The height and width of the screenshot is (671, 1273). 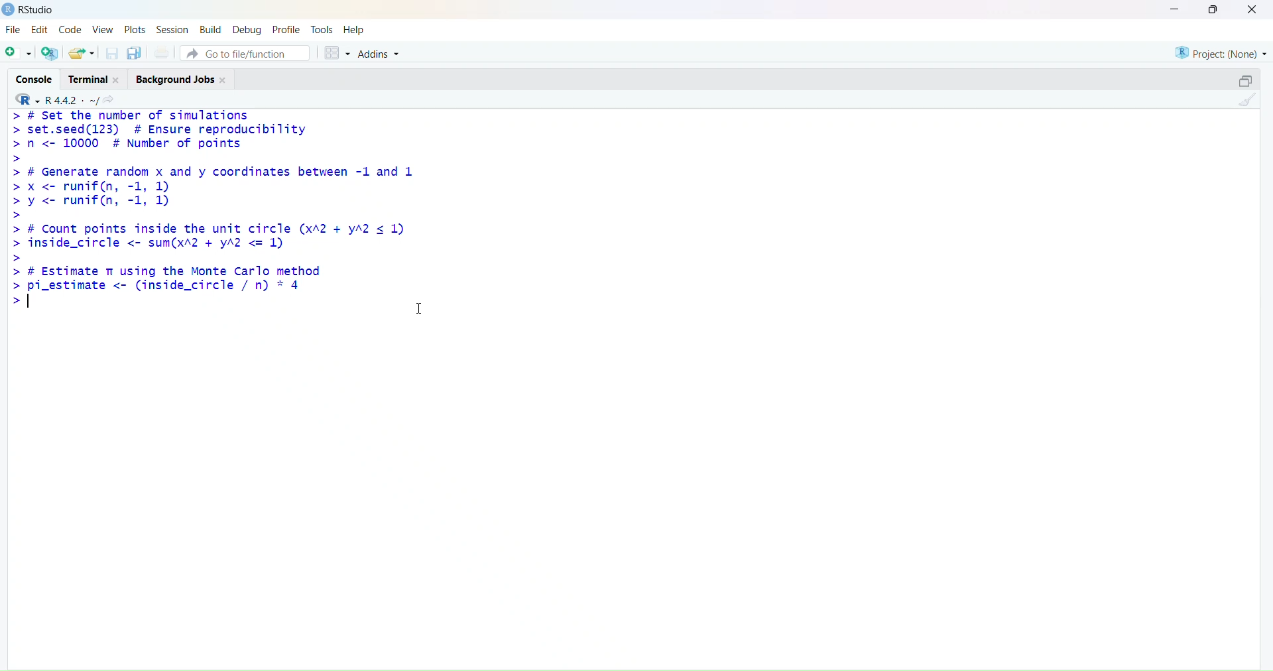 I want to click on Text Cursor, so click(x=413, y=306).